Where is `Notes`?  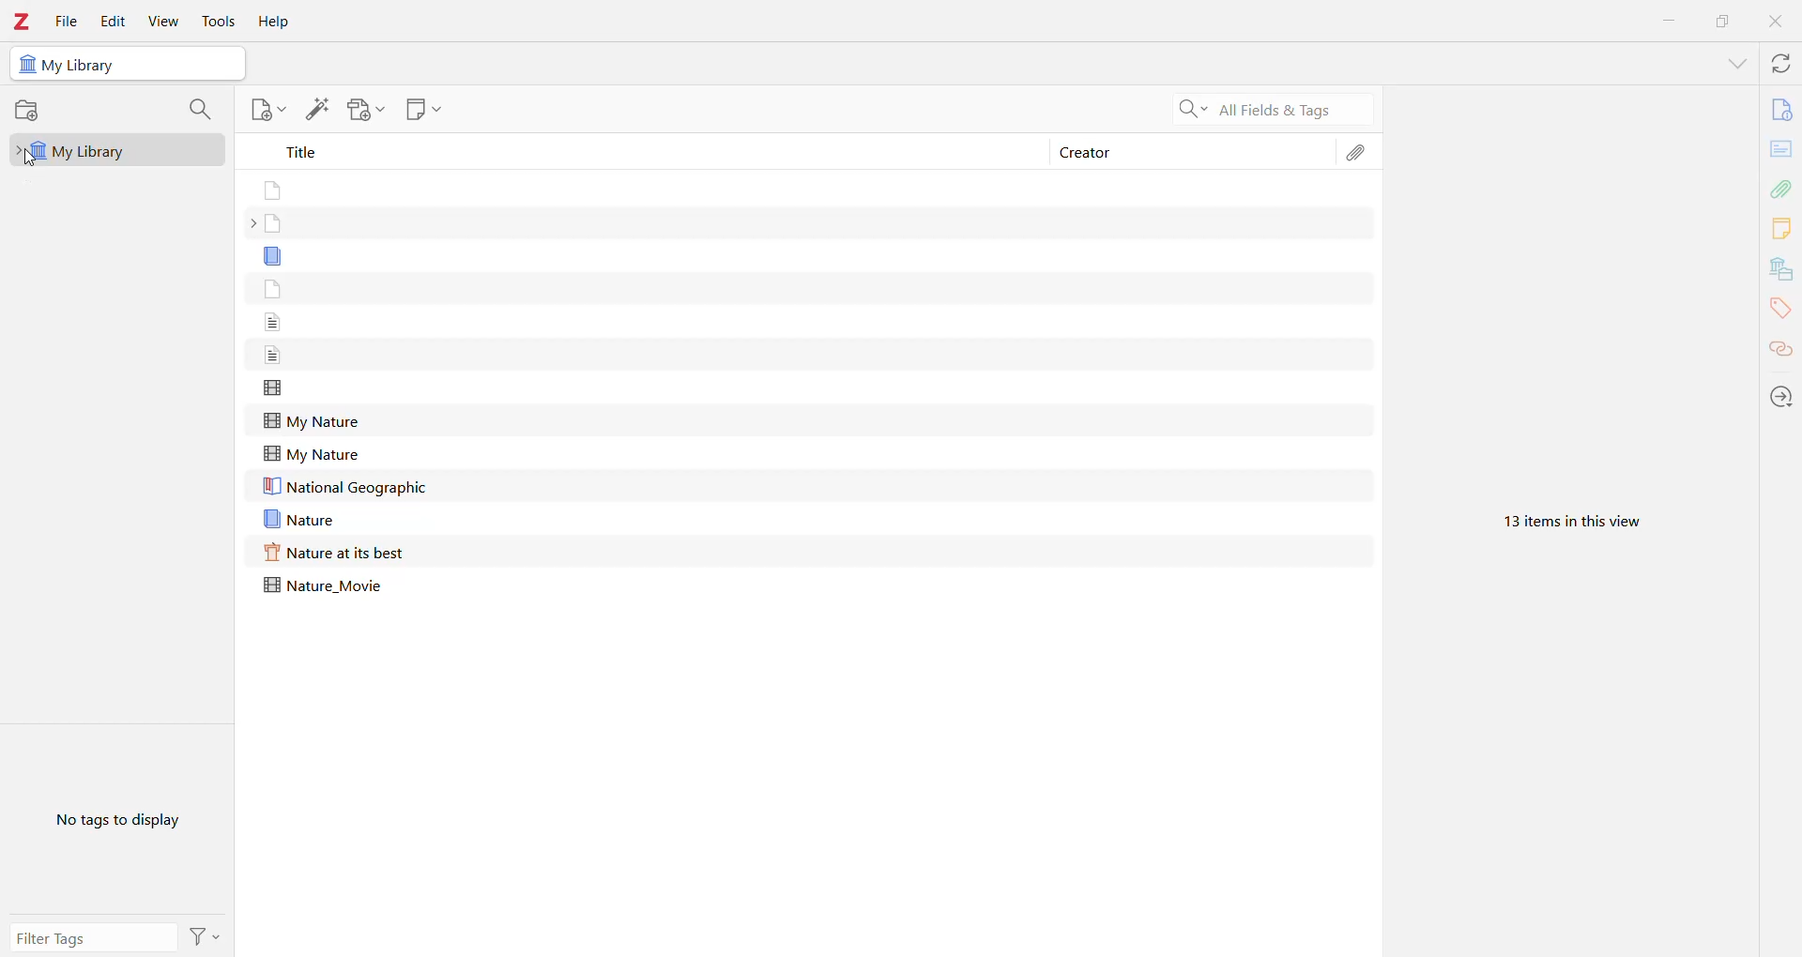 Notes is located at coordinates (1780, 230).